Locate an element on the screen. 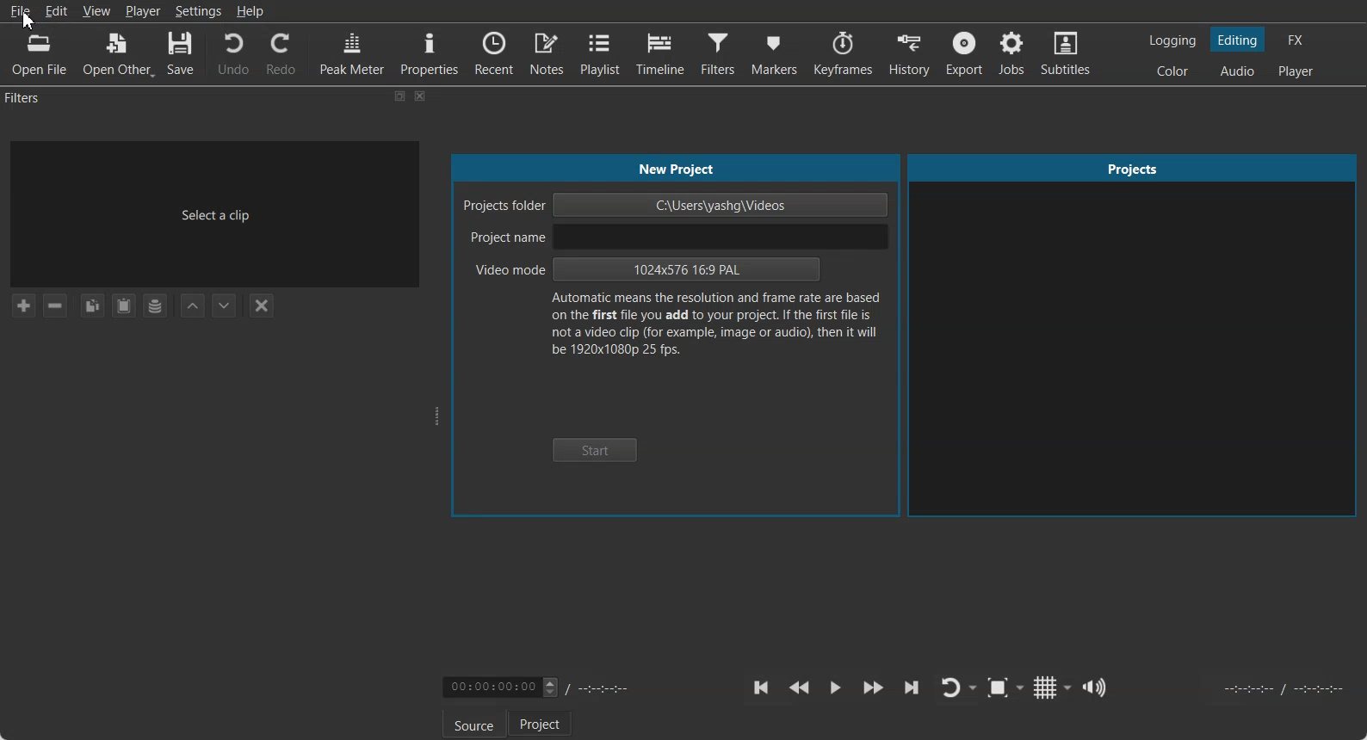  Select clip is located at coordinates (213, 213).